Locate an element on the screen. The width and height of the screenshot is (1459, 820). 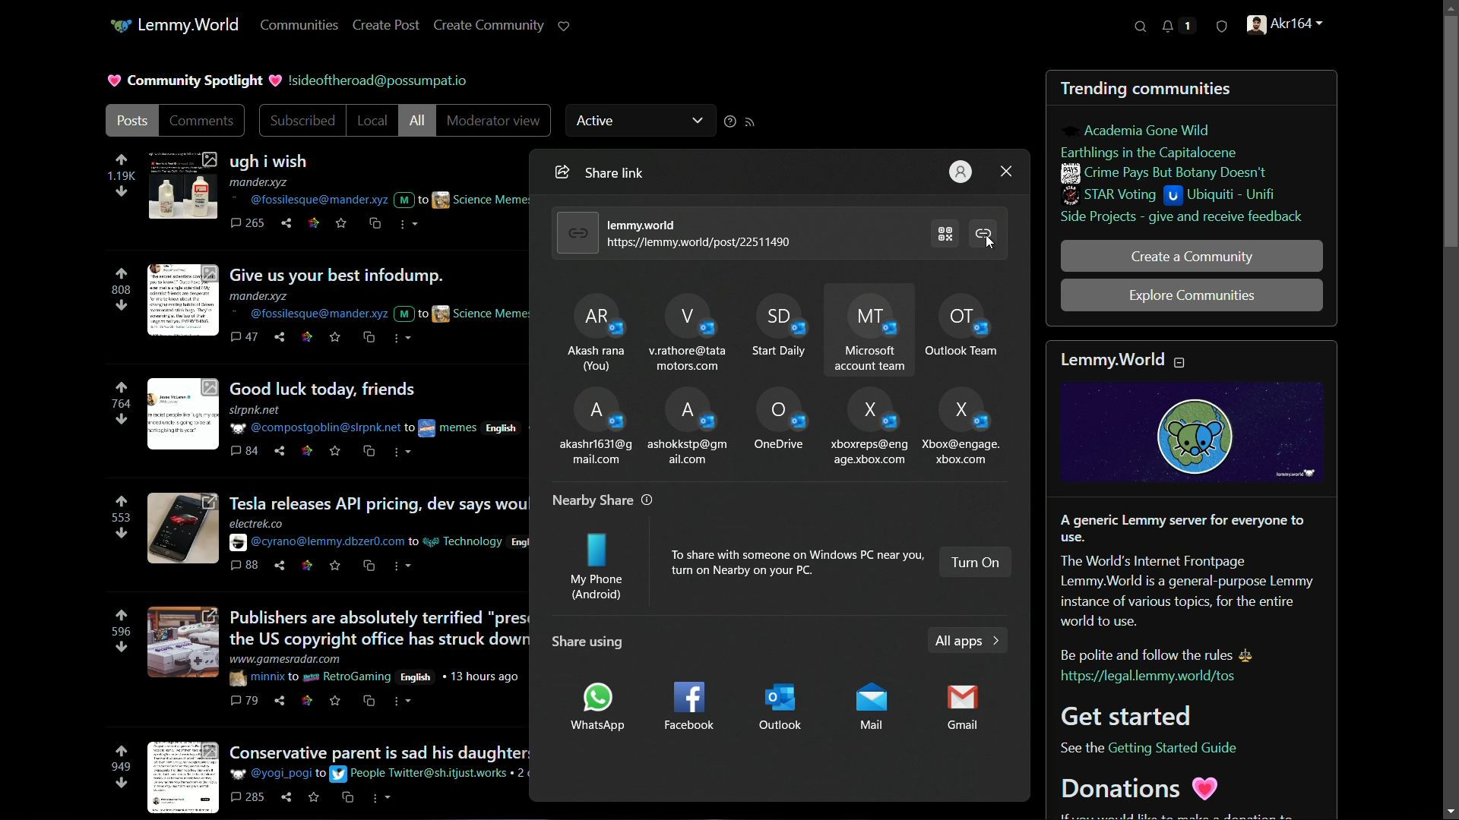
scroll bar is located at coordinates (1442, 408).